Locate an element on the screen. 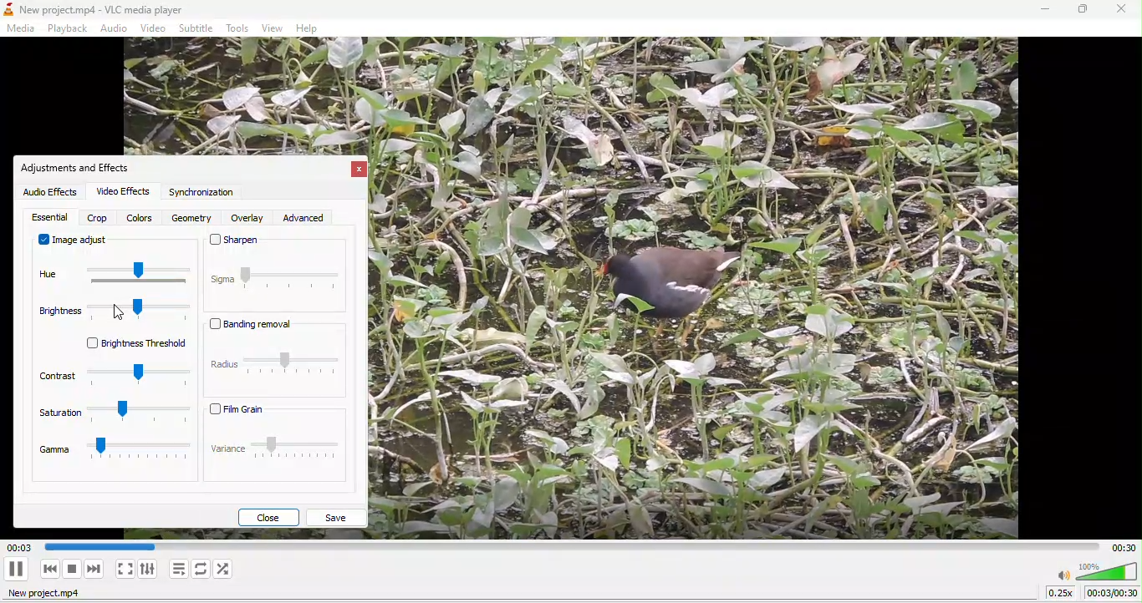 The image size is (1142, 603). toggle the video in fullscreen is located at coordinates (125, 569).